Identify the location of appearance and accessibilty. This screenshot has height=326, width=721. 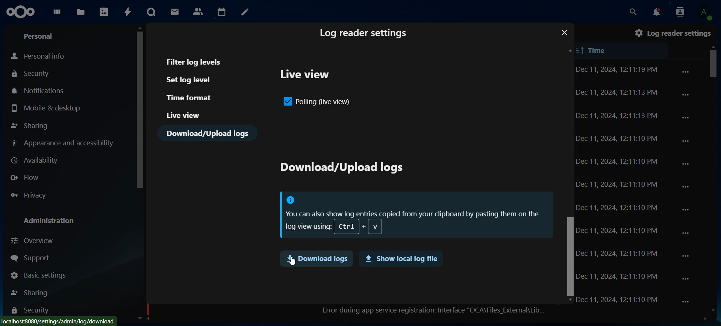
(64, 143).